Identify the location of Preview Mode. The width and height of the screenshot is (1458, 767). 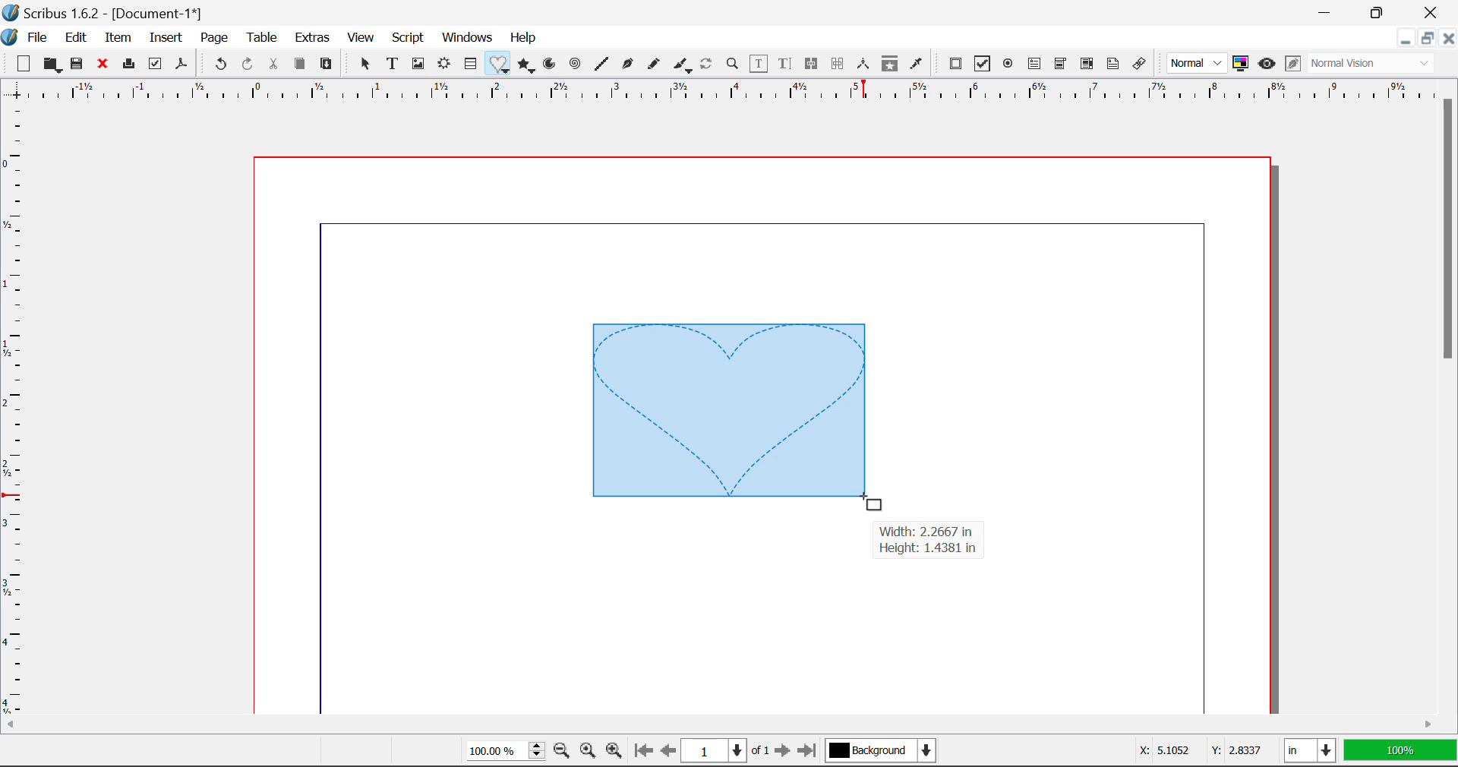
(1267, 65).